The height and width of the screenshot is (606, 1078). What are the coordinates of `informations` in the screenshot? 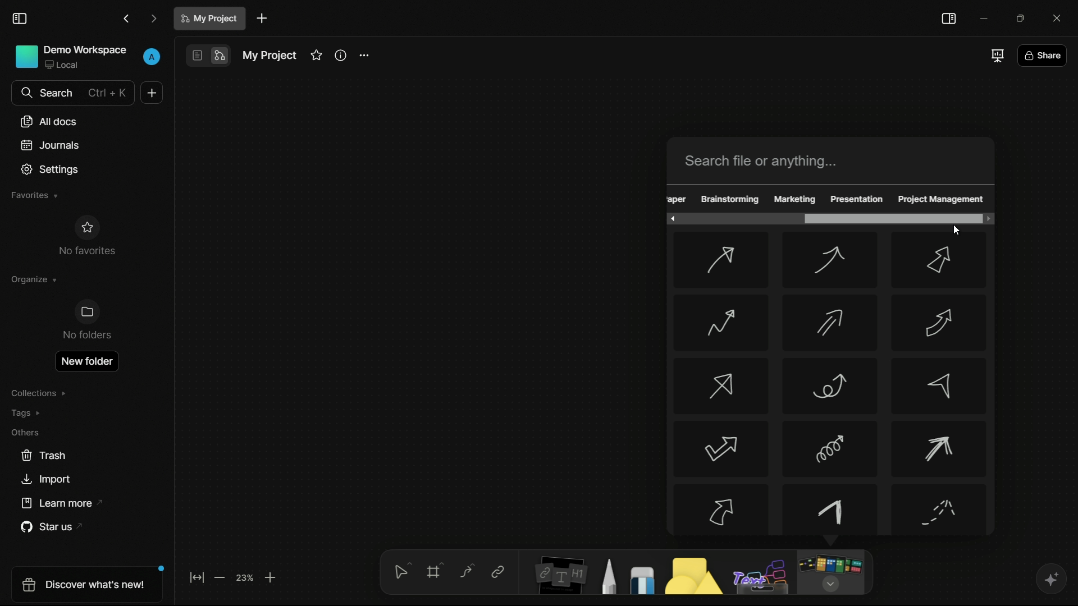 It's located at (341, 55).